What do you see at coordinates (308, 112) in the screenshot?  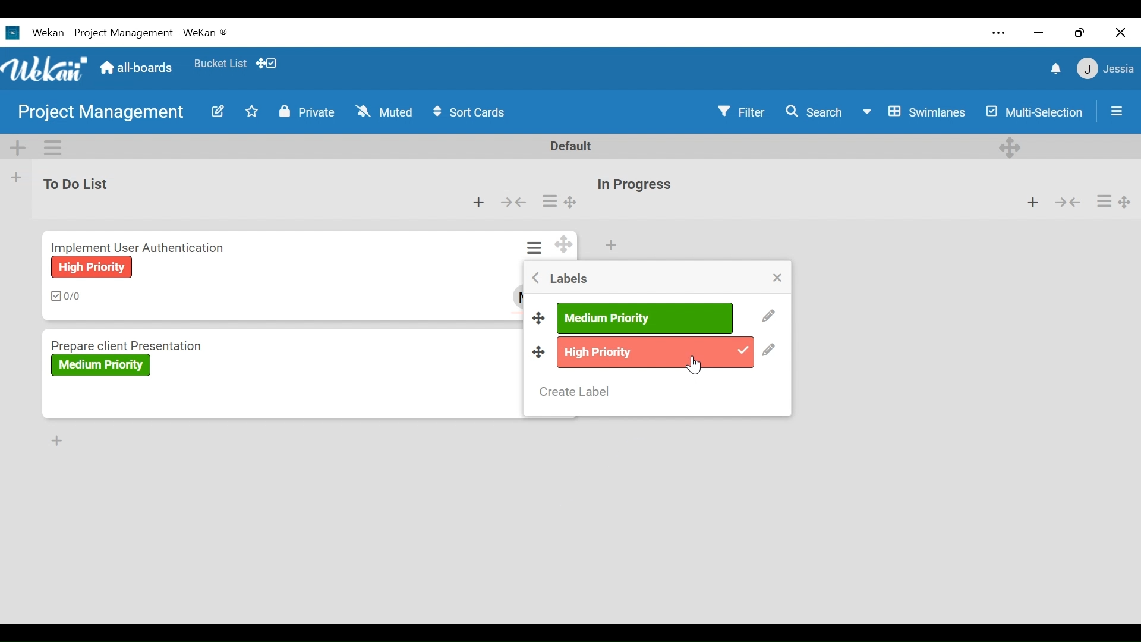 I see `Private` at bounding box center [308, 112].